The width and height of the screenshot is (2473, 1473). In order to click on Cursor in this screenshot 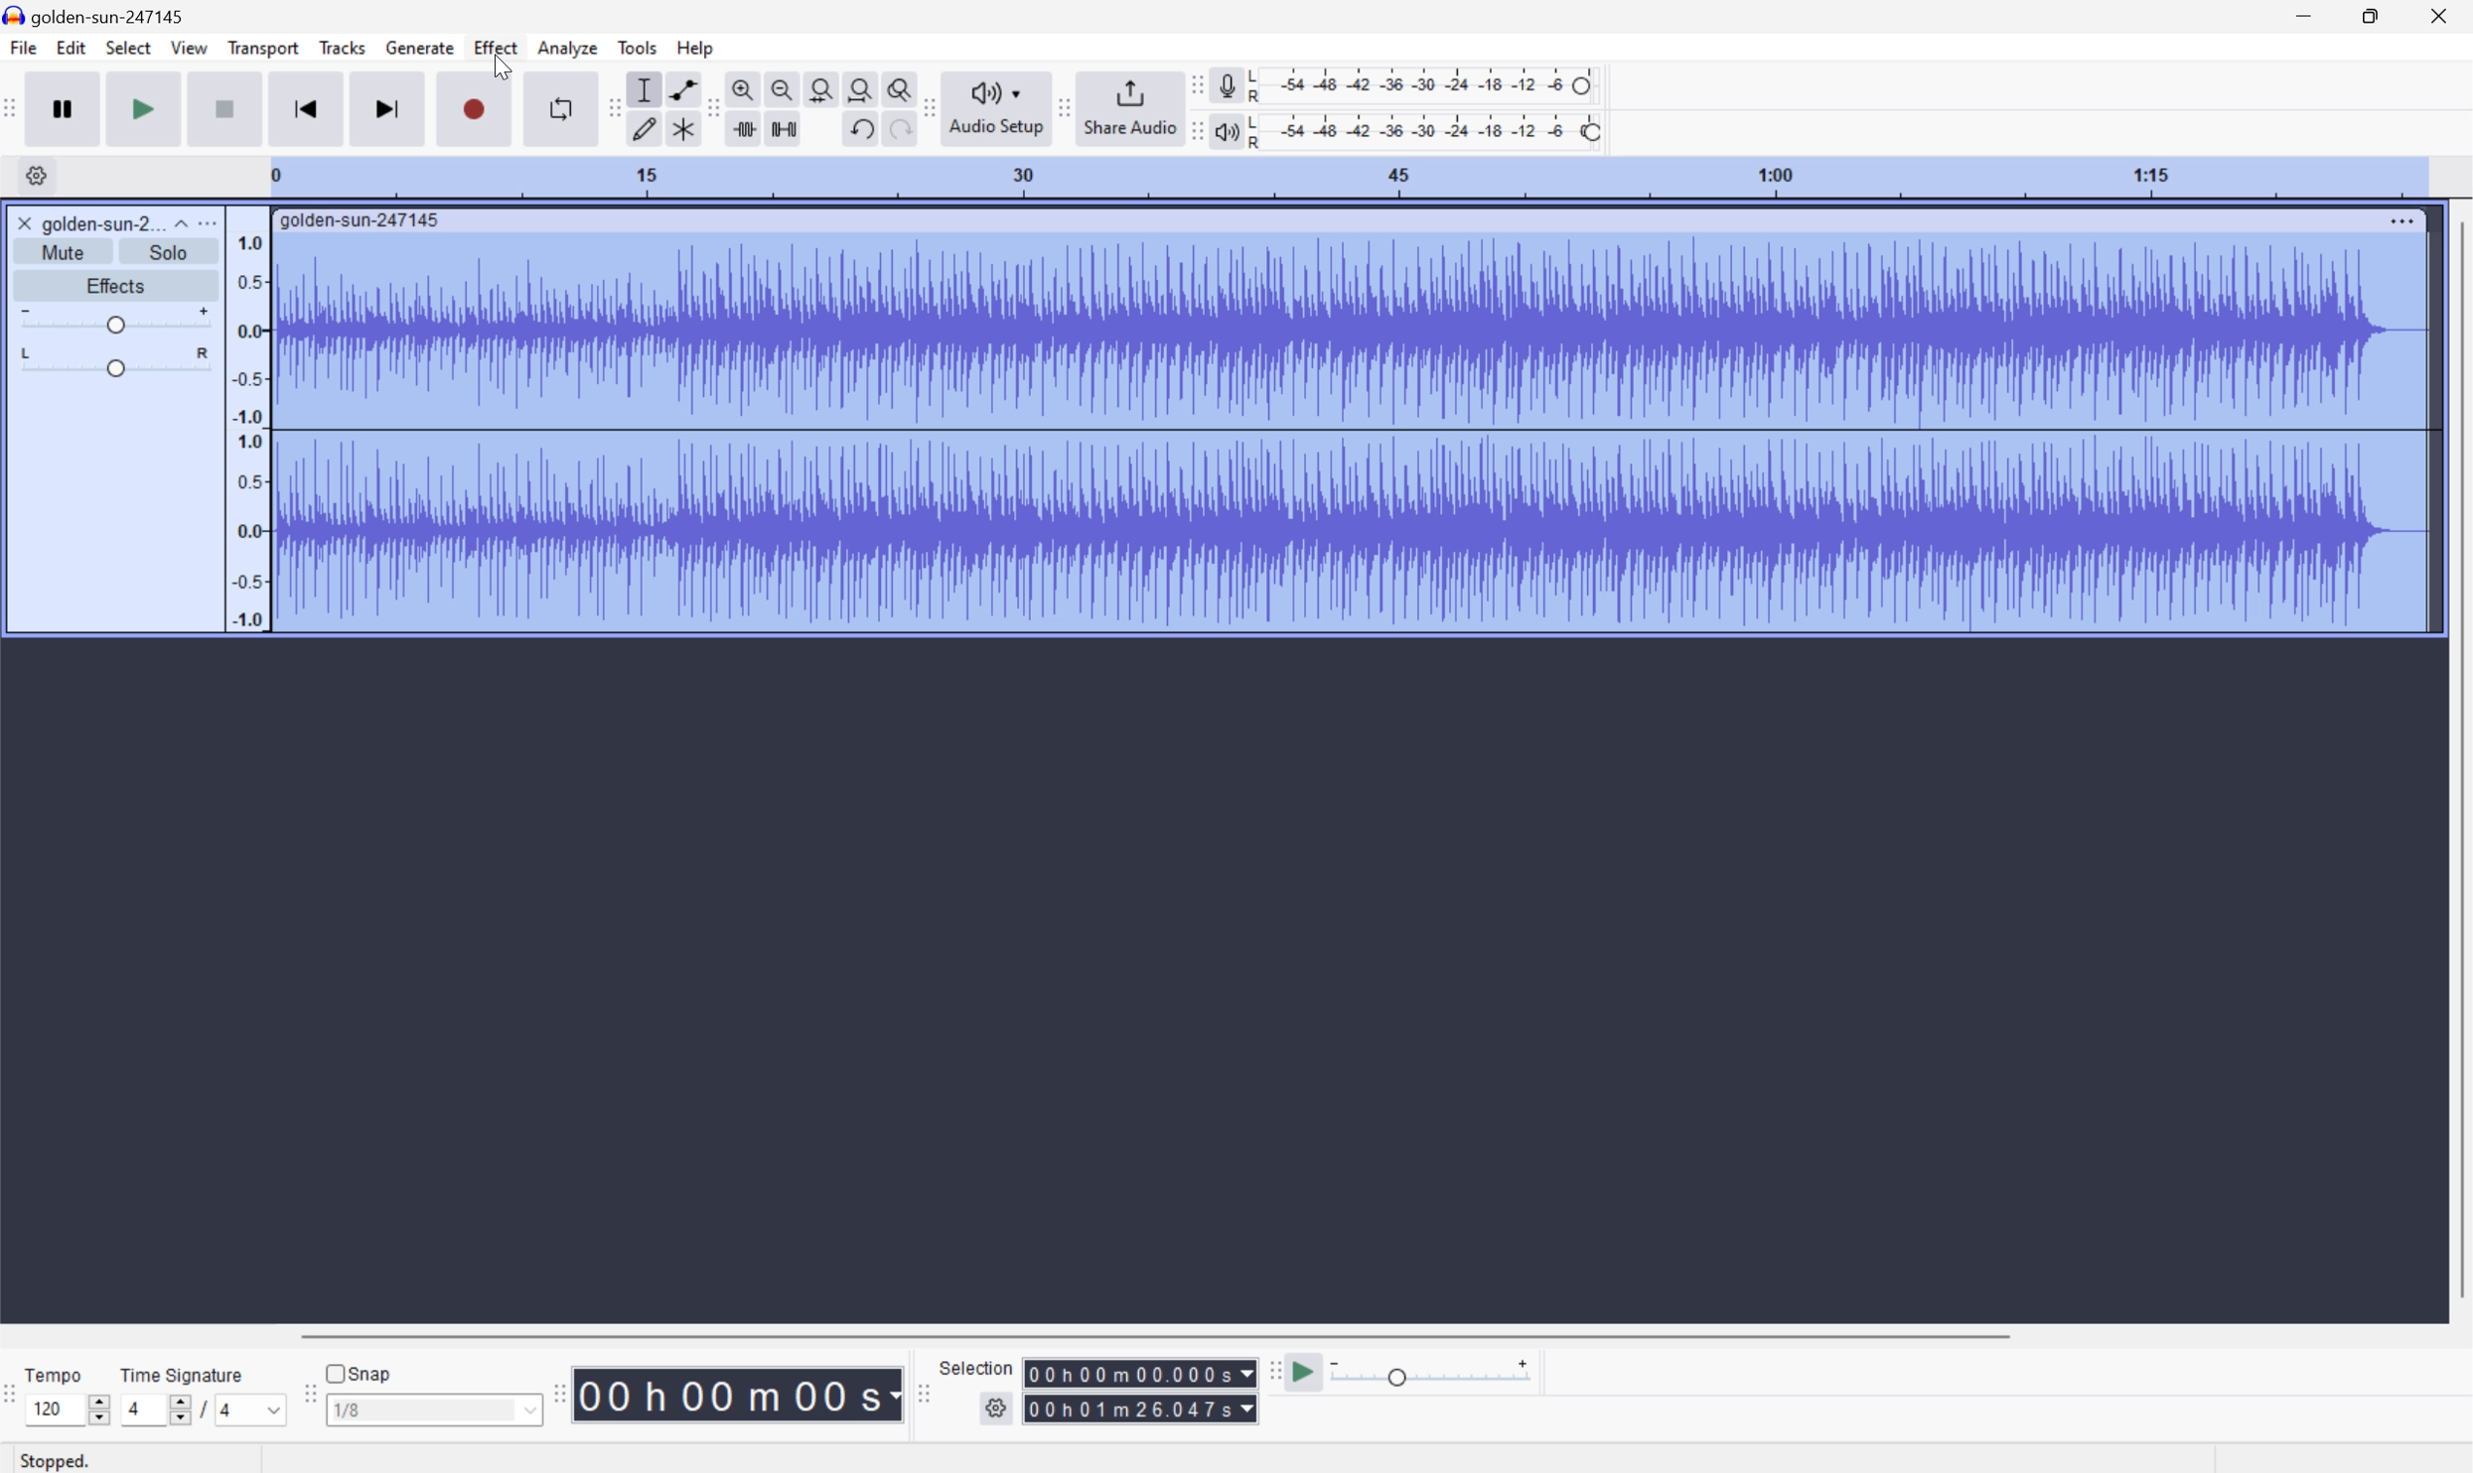, I will do `click(503, 65)`.